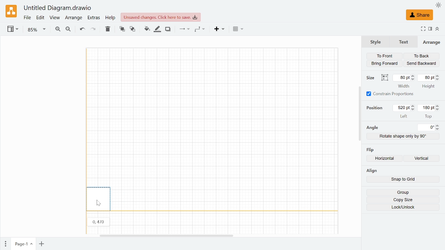 The height and width of the screenshot is (250, 445). Describe the element at coordinates (414, 106) in the screenshot. I see `Increase left` at that location.